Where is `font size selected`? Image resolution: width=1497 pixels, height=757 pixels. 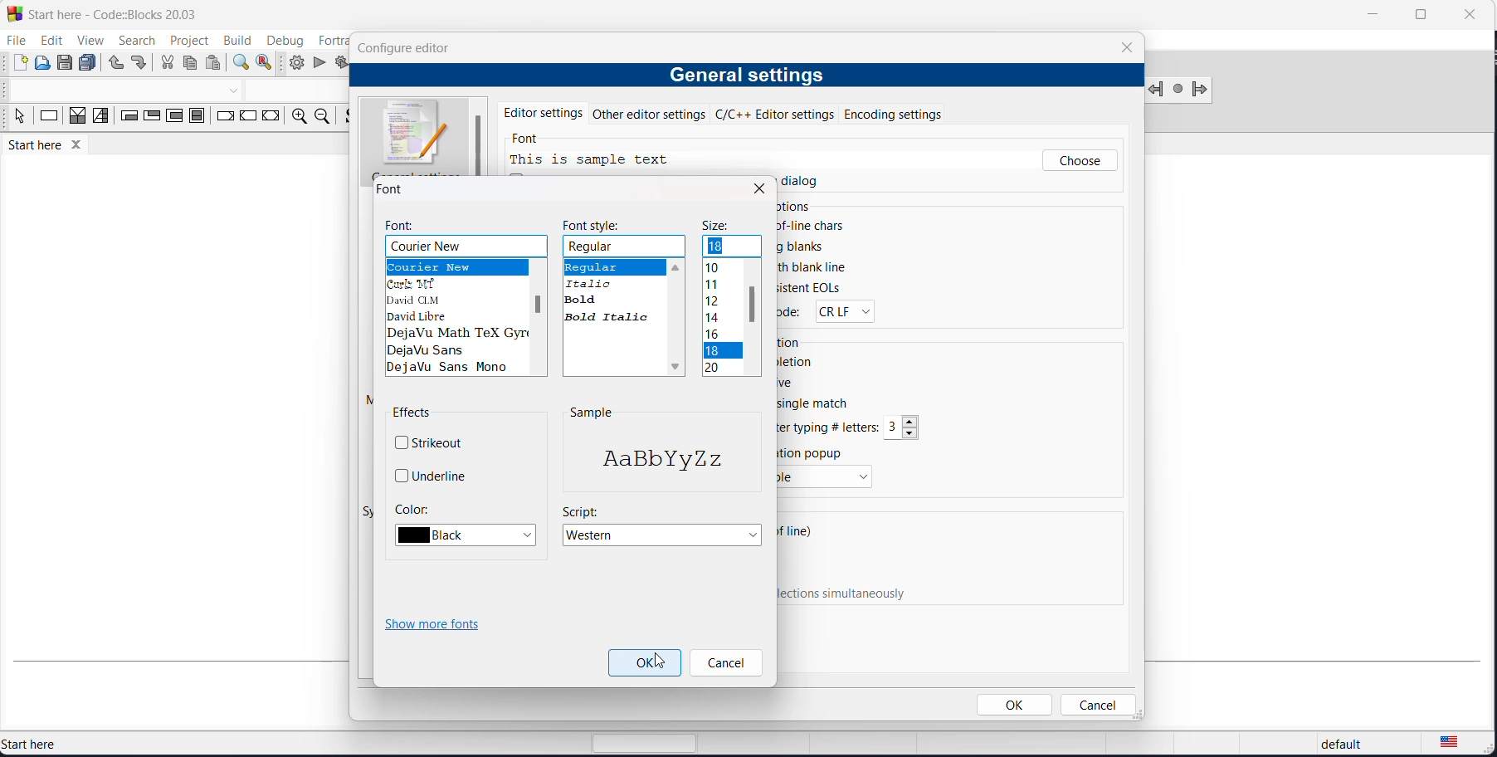 font size selected is located at coordinates (718, 246).